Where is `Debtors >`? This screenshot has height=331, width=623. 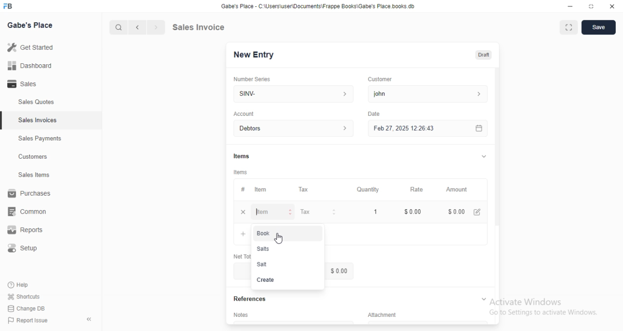 Debtors > is located at coordinates (292, 128).